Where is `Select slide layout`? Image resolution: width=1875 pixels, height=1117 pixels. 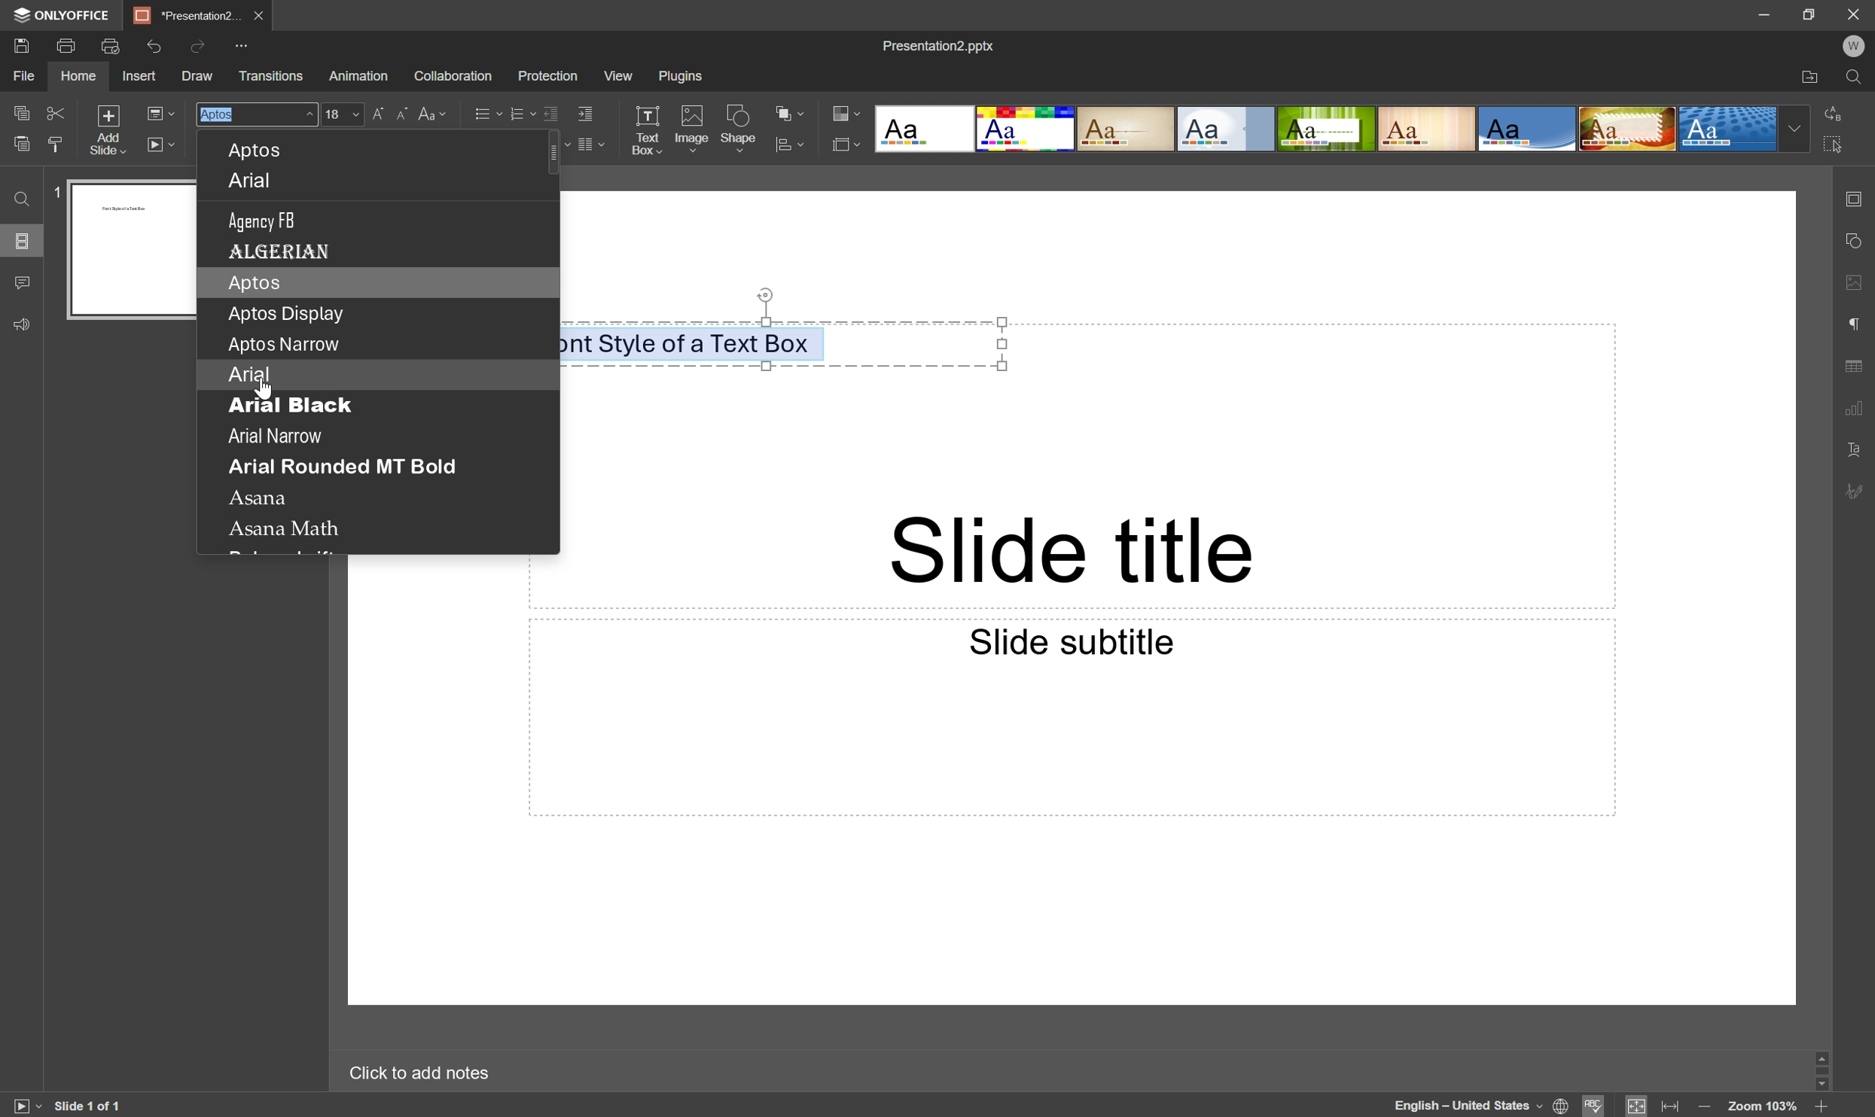
Select slide layout is located at coordinates (160, 111).